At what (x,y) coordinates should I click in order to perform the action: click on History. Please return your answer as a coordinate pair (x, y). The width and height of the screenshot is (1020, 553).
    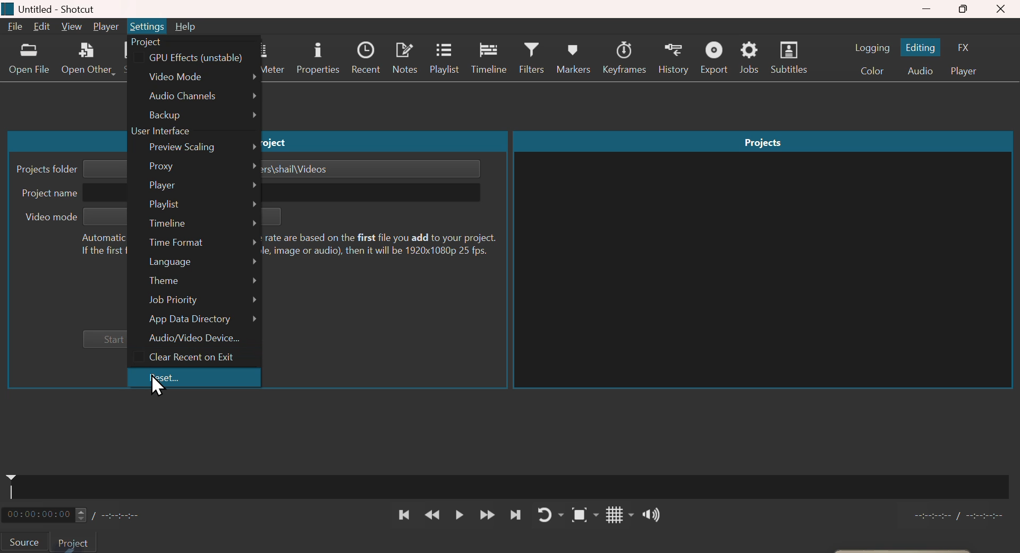
    Looking at the image, I should click on (674, 58).